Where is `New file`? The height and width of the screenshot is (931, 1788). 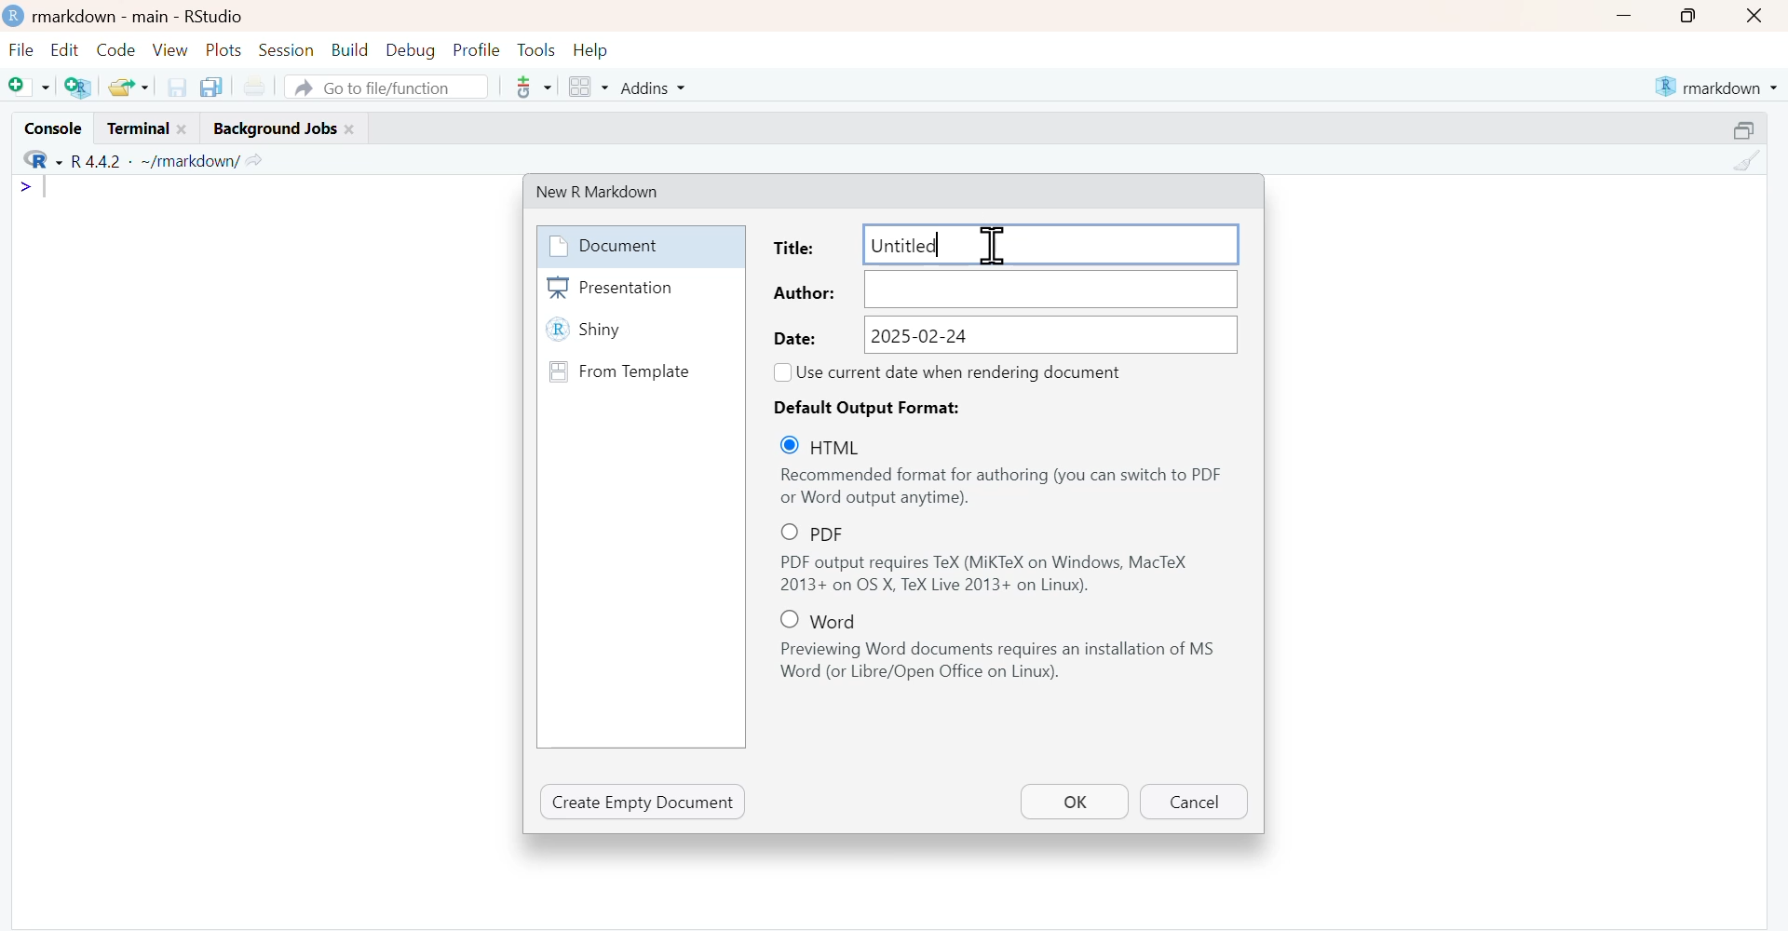 New file is located at coordinates (28, 86).